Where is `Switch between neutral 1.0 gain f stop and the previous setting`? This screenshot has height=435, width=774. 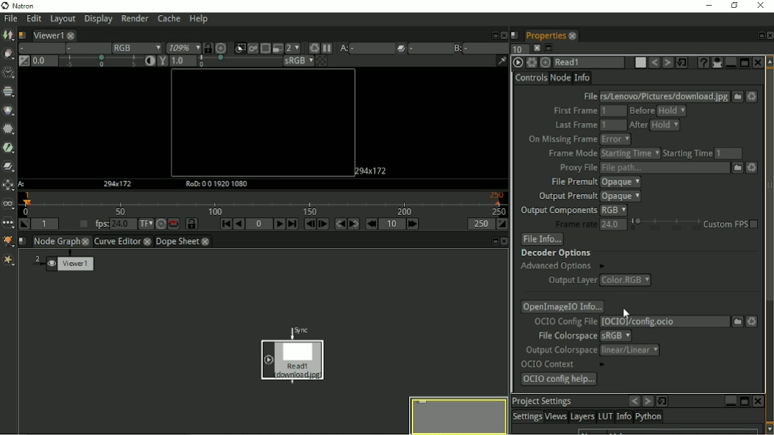 Switch between neutral 1.0 gain f stop and the previous setting is located at coordinates (23, 62).